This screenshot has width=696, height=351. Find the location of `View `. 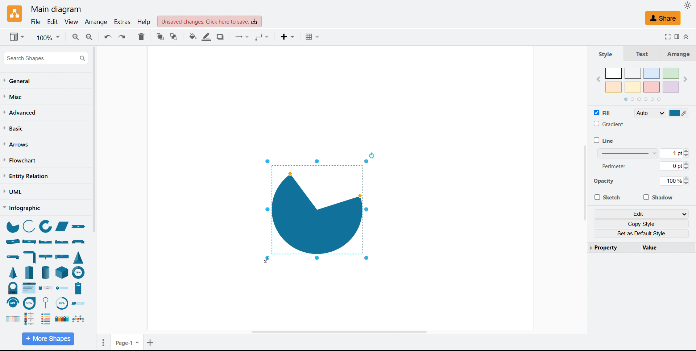

View  is located at coordinates (71, 22).